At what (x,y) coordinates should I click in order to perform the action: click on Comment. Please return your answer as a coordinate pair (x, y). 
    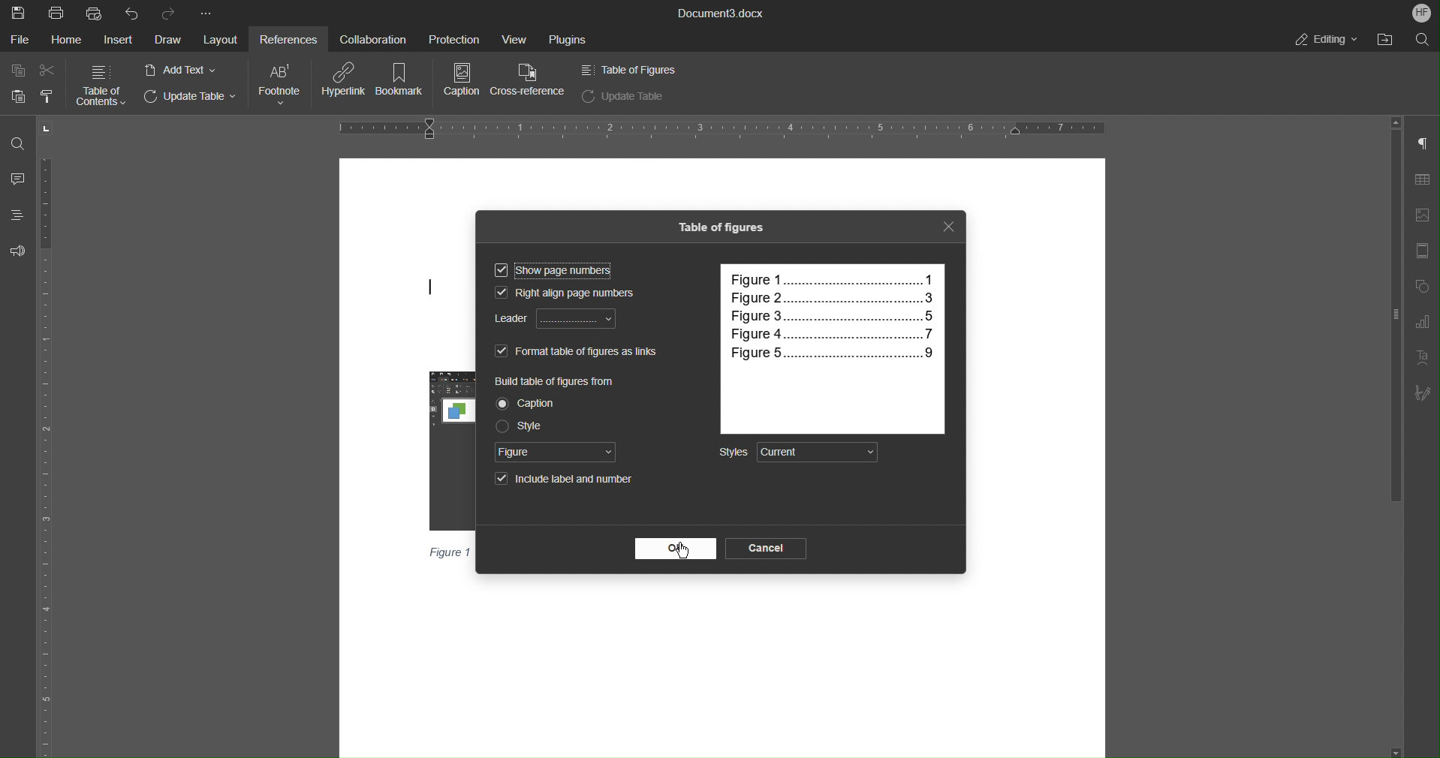
    Looking at the image, I should click on (17, 177).